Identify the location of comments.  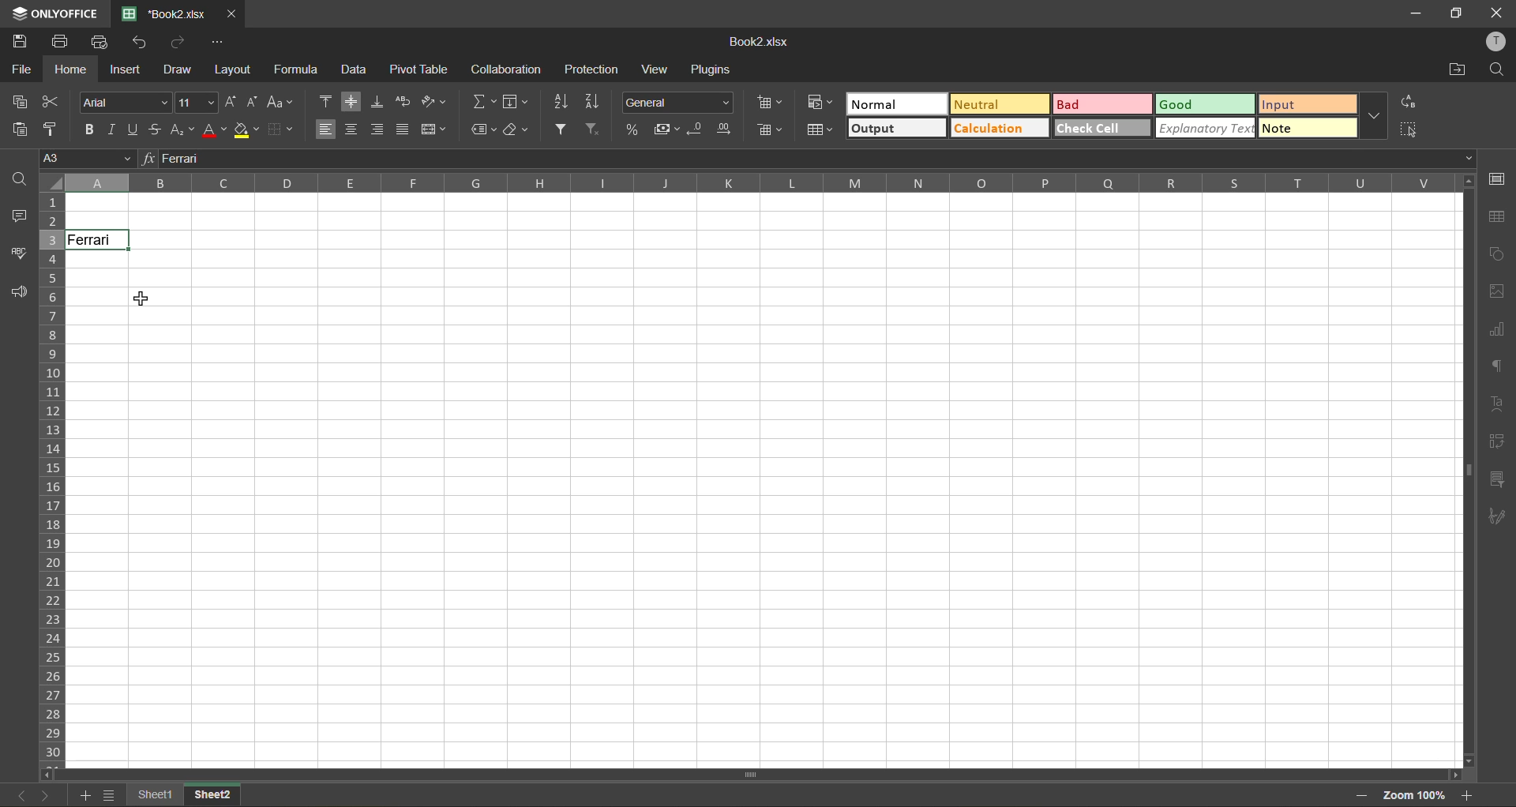
(16, 216).